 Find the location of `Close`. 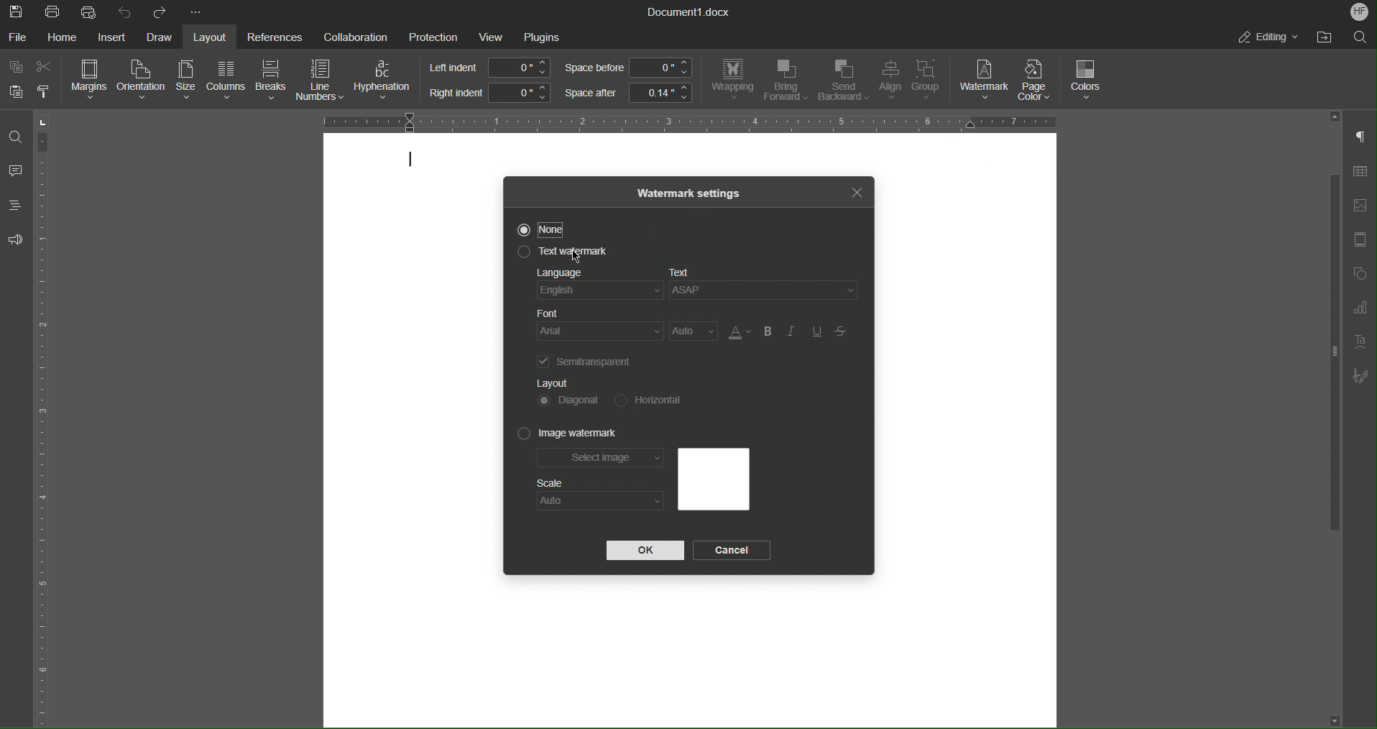

Close is located at coordinates (856, 191).